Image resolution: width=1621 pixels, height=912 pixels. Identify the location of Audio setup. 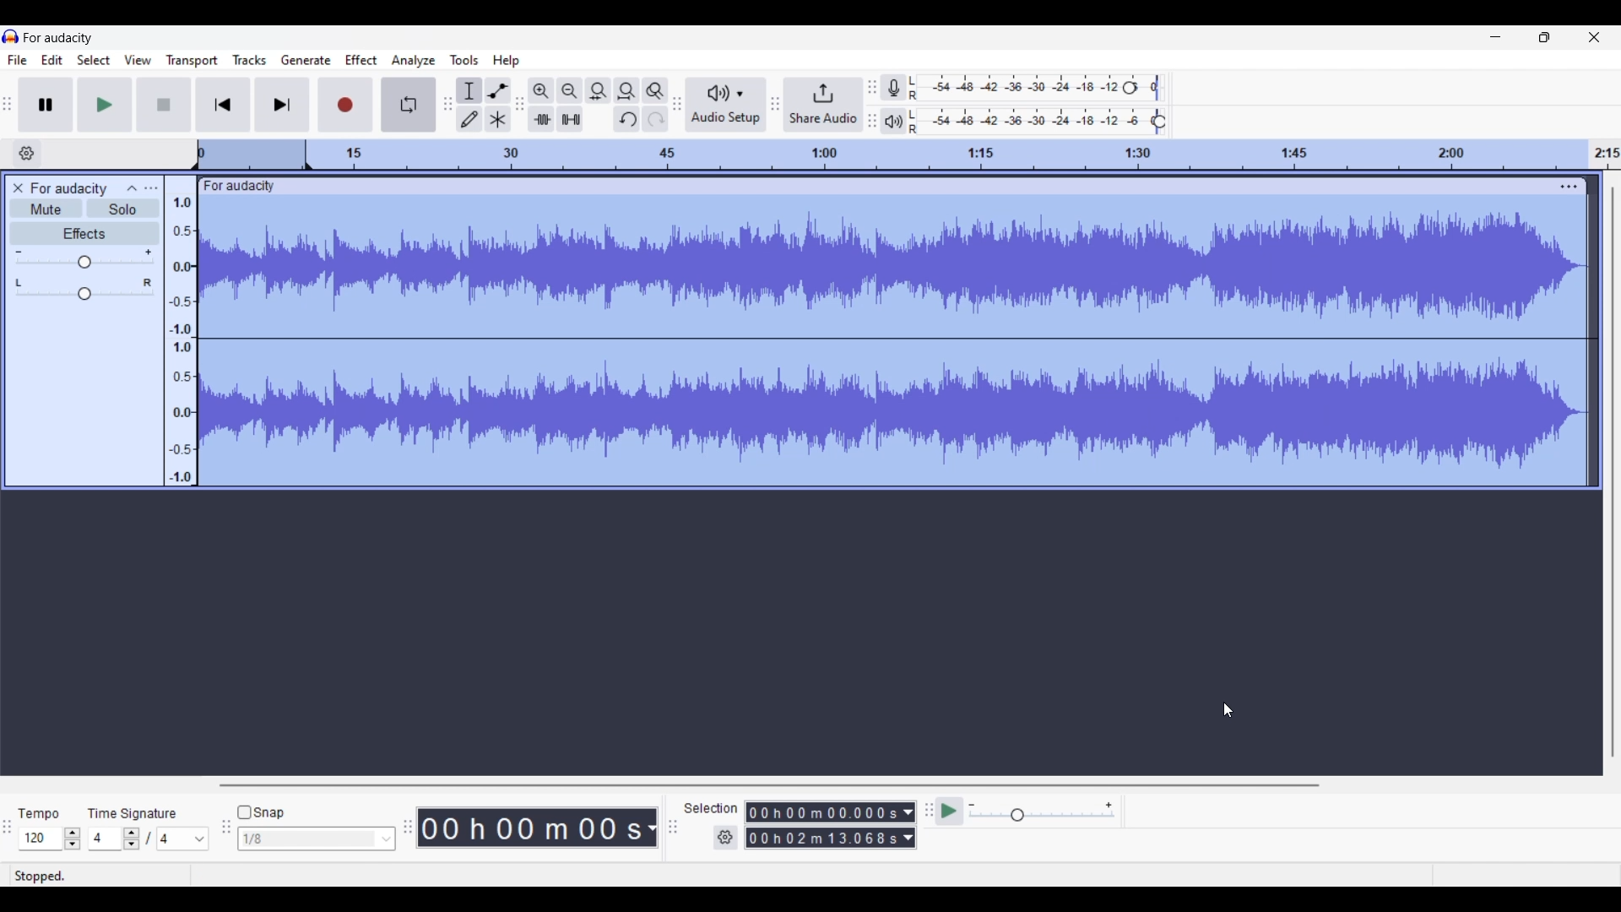
(726, 105).